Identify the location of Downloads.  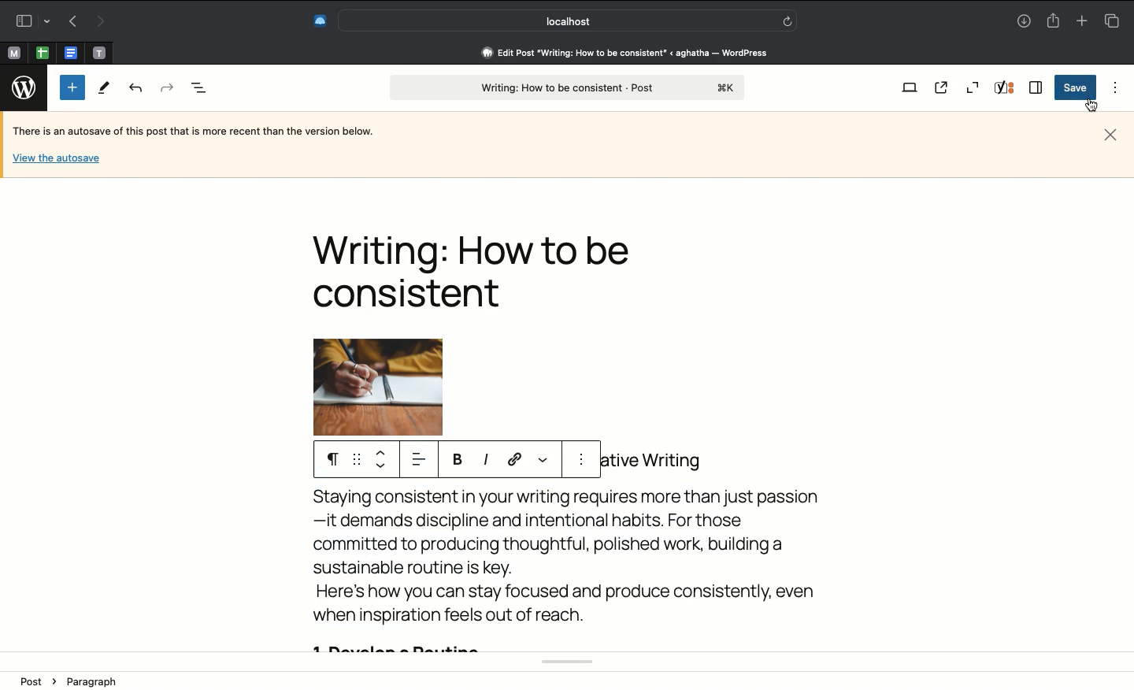
(1024, 22).